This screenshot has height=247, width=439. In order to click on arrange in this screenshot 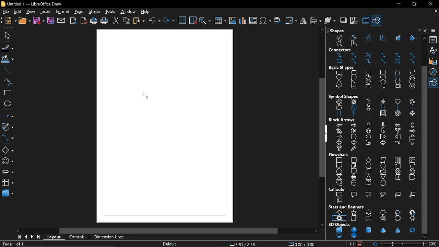, I will do `click(329, 21)`.